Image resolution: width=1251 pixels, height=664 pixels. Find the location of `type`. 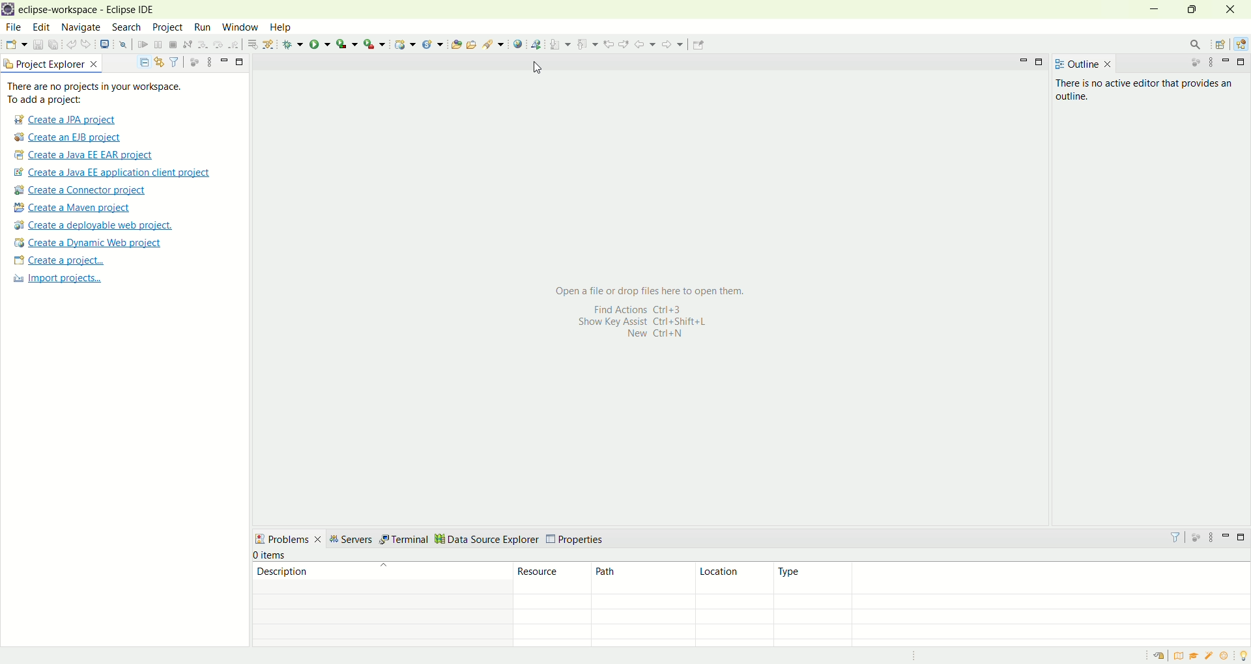

type is located at coordinates (1011, 579).